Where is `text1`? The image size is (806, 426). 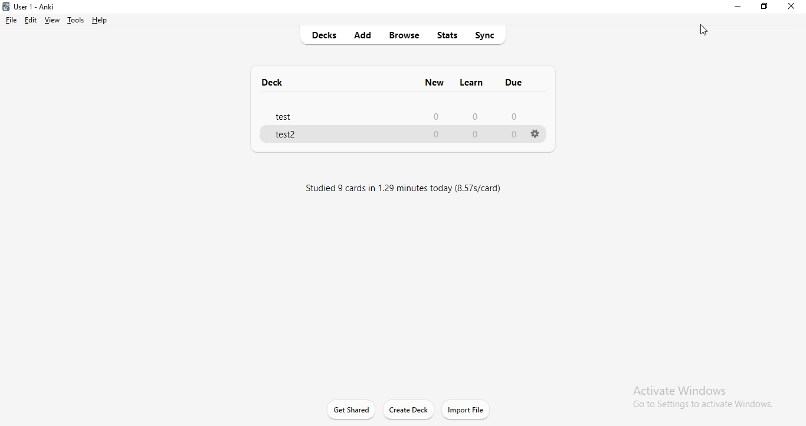 text1 is located at coordinates (414, 191).